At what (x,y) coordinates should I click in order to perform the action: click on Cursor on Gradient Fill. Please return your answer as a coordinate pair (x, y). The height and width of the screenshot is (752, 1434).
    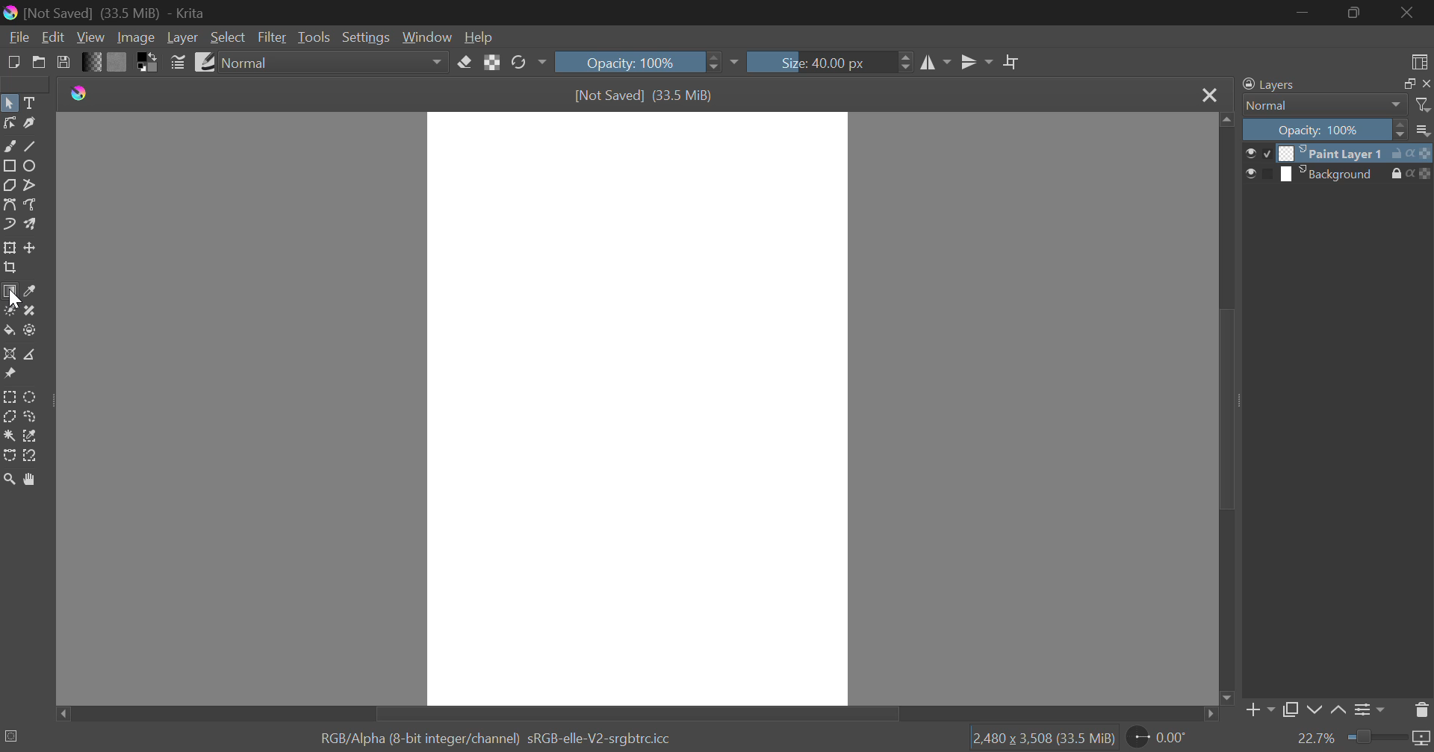
    Looking at the image, I should click on (9, 294).